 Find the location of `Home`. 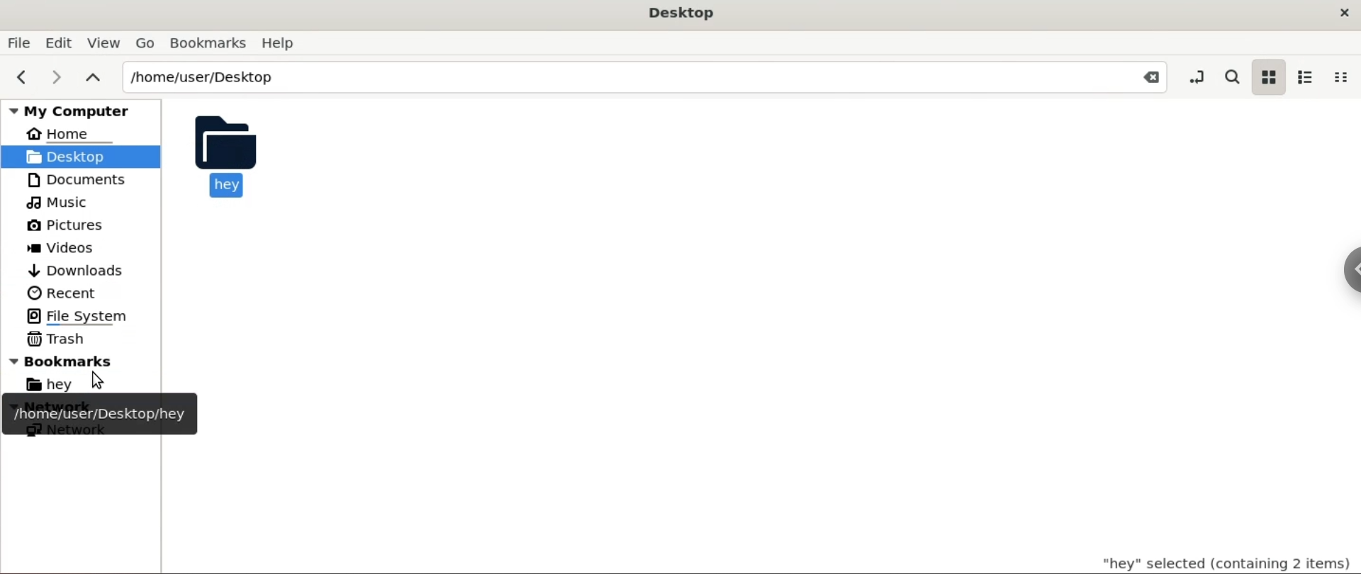

Home is located at coordinates (66, 136).